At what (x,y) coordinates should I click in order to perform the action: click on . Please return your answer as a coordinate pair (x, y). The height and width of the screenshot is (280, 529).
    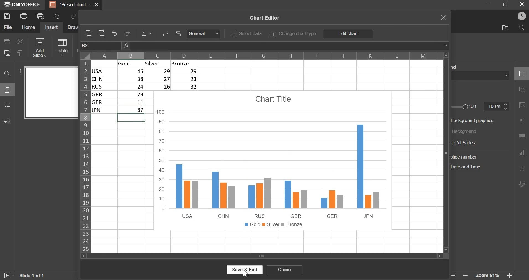
    Looking at the image, I should click on (165, 34).